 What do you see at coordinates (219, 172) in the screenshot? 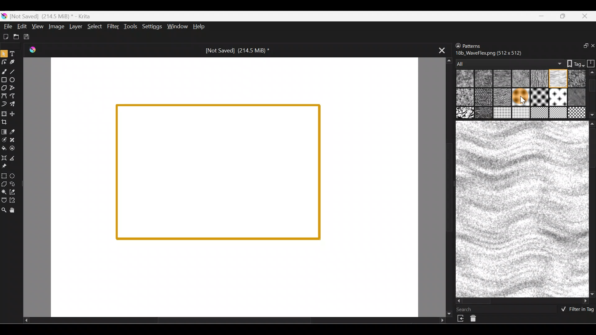
I see `Rectangle shape on Canvas` at bounding box center [219, 172].